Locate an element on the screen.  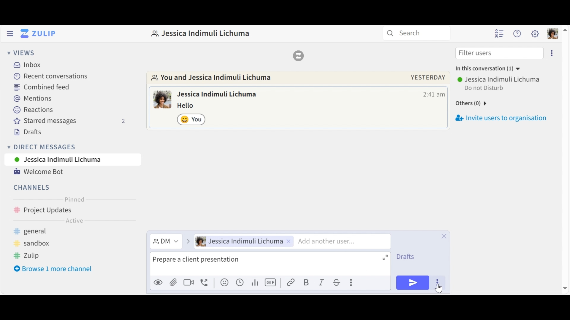
Add global time is located at coordinates (239, 282).